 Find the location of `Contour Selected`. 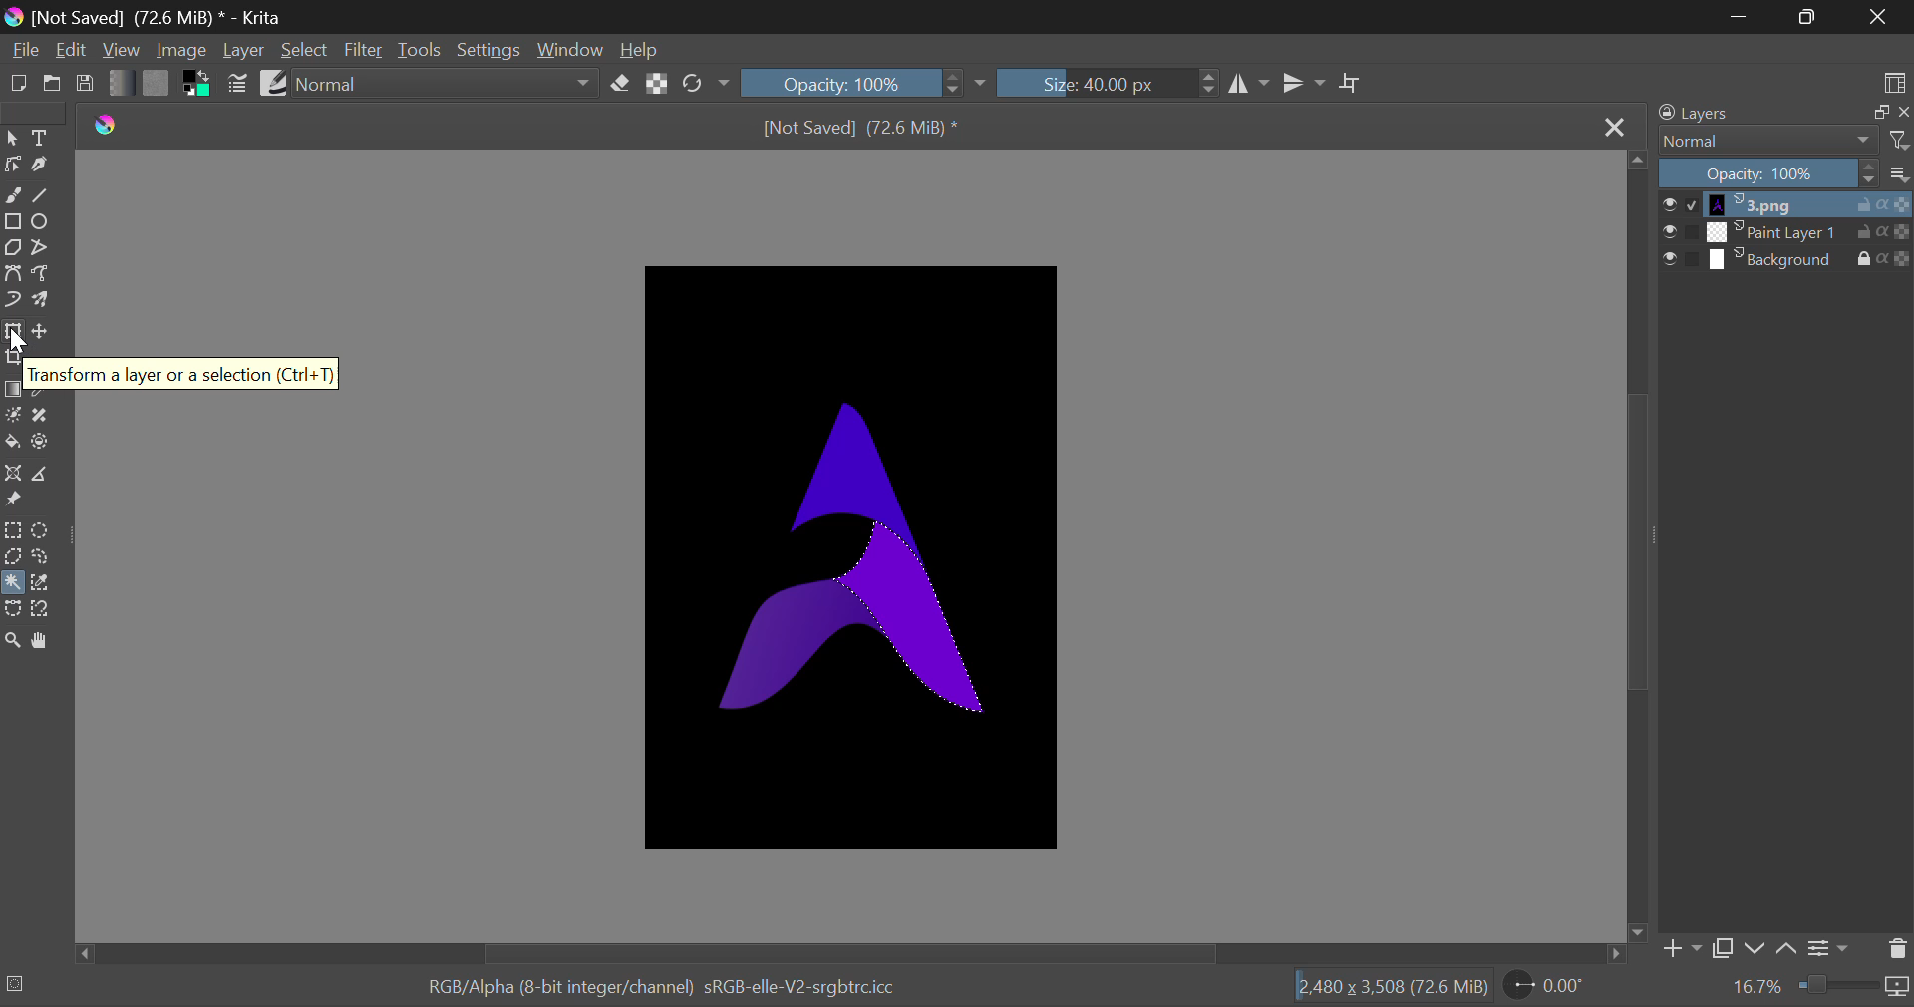

Contour Selected is located at coordinates (903, 608).